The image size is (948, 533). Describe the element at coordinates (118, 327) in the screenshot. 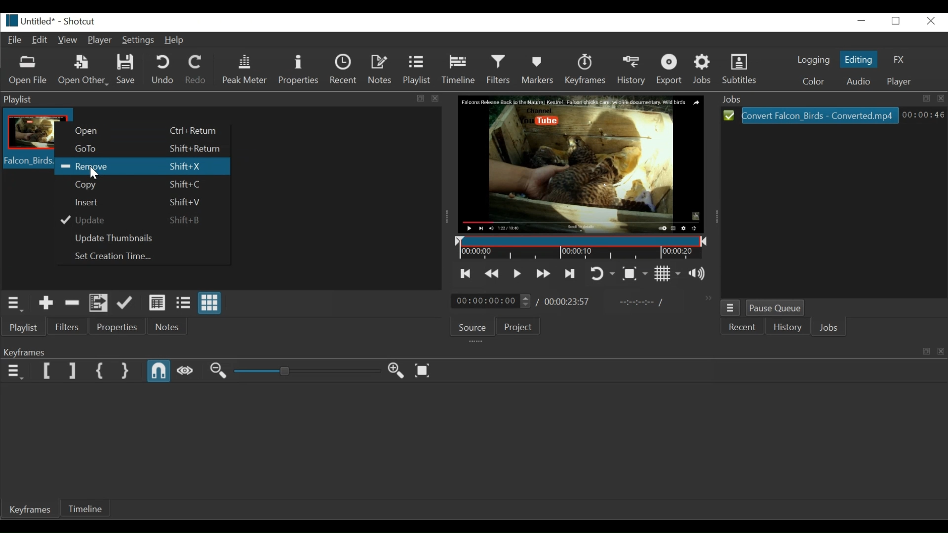

I see `Properties` at that location.